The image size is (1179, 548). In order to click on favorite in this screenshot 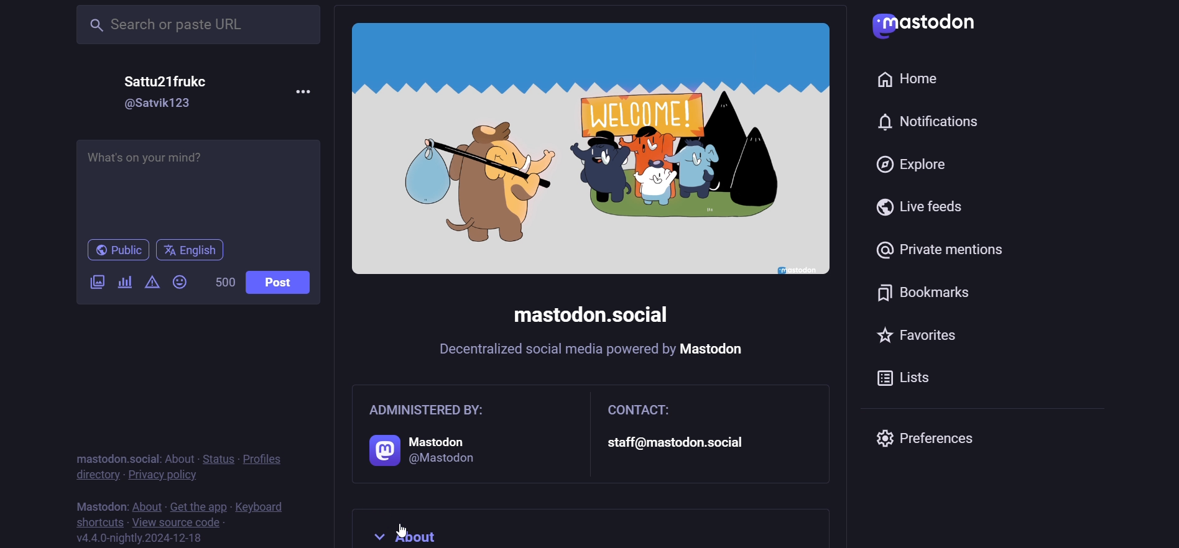, I will do `click(926, 339)`.